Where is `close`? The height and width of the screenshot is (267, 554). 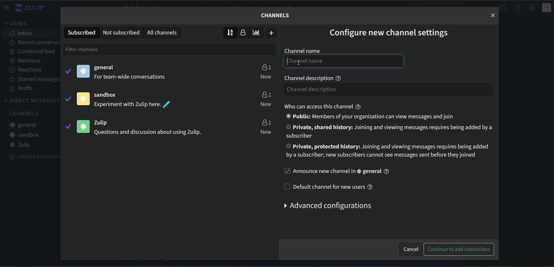 close is located at coordinates (493, 15).